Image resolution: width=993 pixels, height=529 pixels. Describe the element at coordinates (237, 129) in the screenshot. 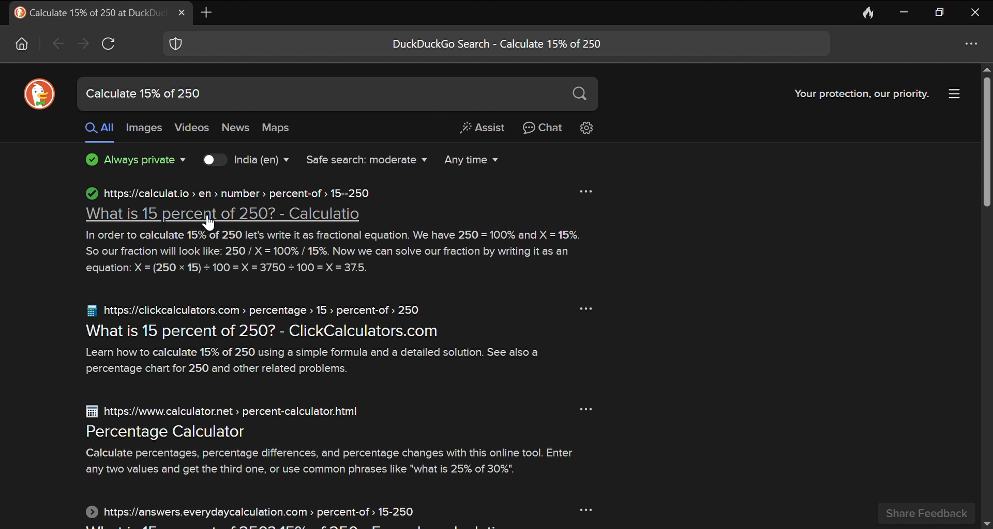

I see `News` at that location.